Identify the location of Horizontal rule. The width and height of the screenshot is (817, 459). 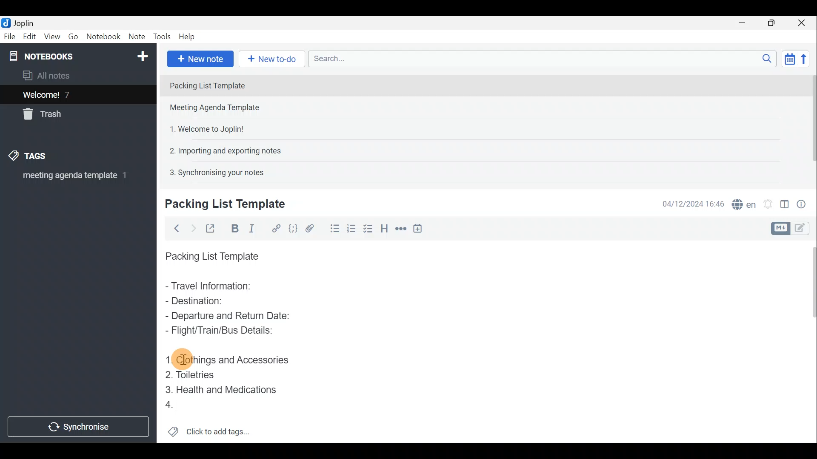
(400, 229).